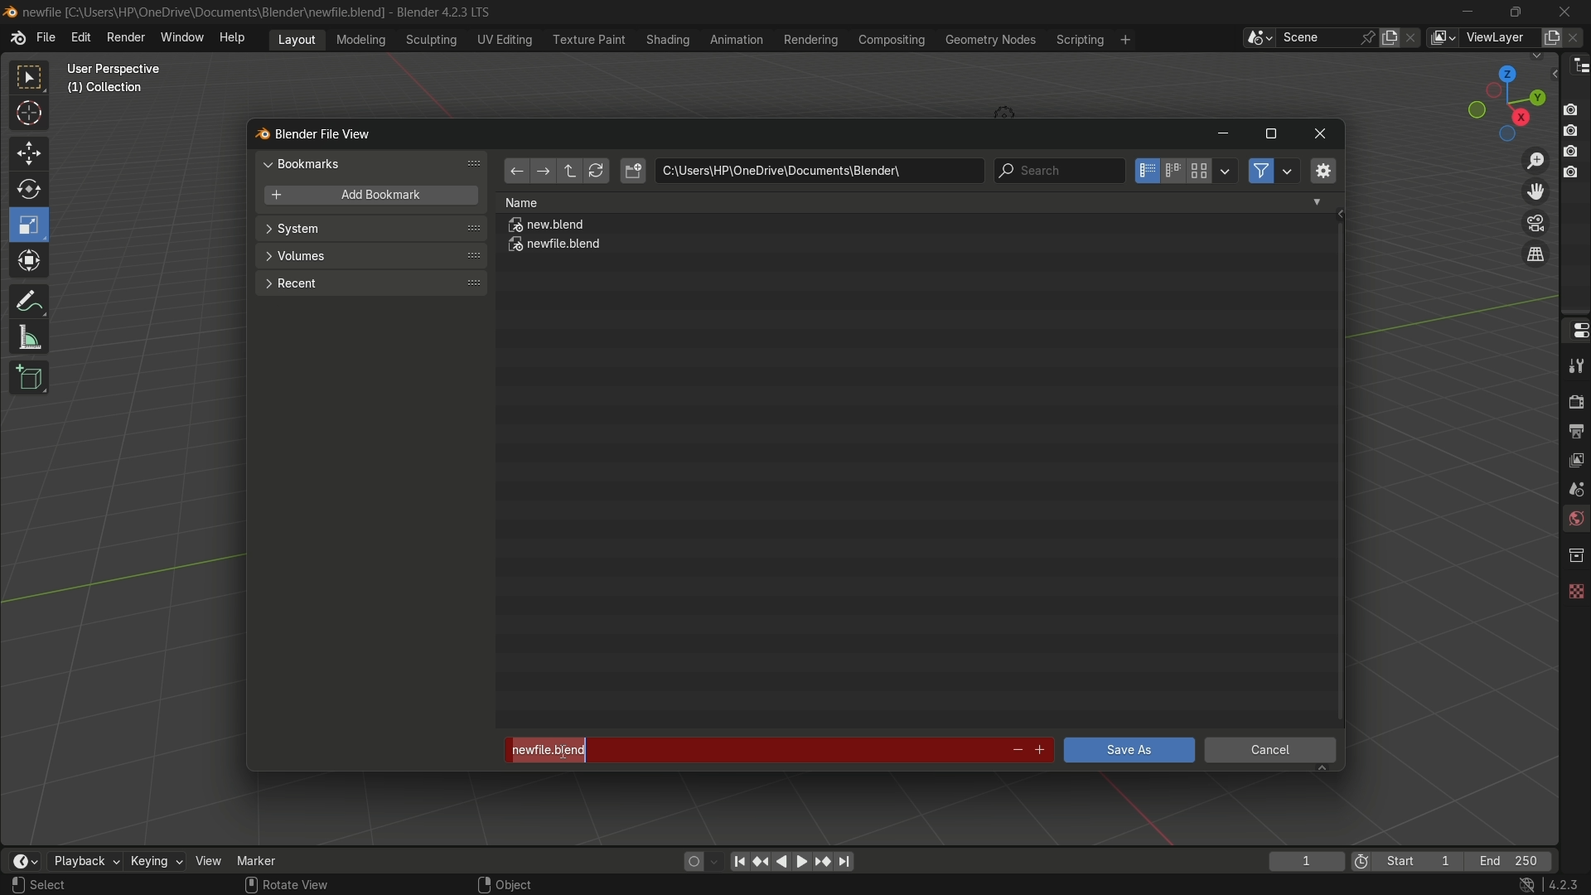  I want to click on text Cursor, so click(559, 747).